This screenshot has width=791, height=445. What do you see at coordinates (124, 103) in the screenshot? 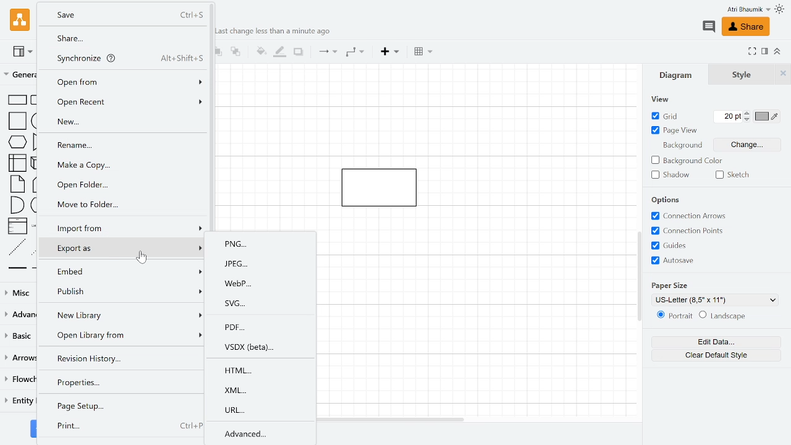
I see `Open recent` at bounding box center [124, 103].